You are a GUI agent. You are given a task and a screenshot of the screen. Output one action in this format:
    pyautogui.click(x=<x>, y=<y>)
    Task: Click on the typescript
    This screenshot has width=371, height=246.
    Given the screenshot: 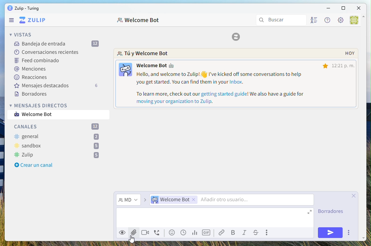 What is the action you would take?
    pyautogui.click(x=256, y=233)
    